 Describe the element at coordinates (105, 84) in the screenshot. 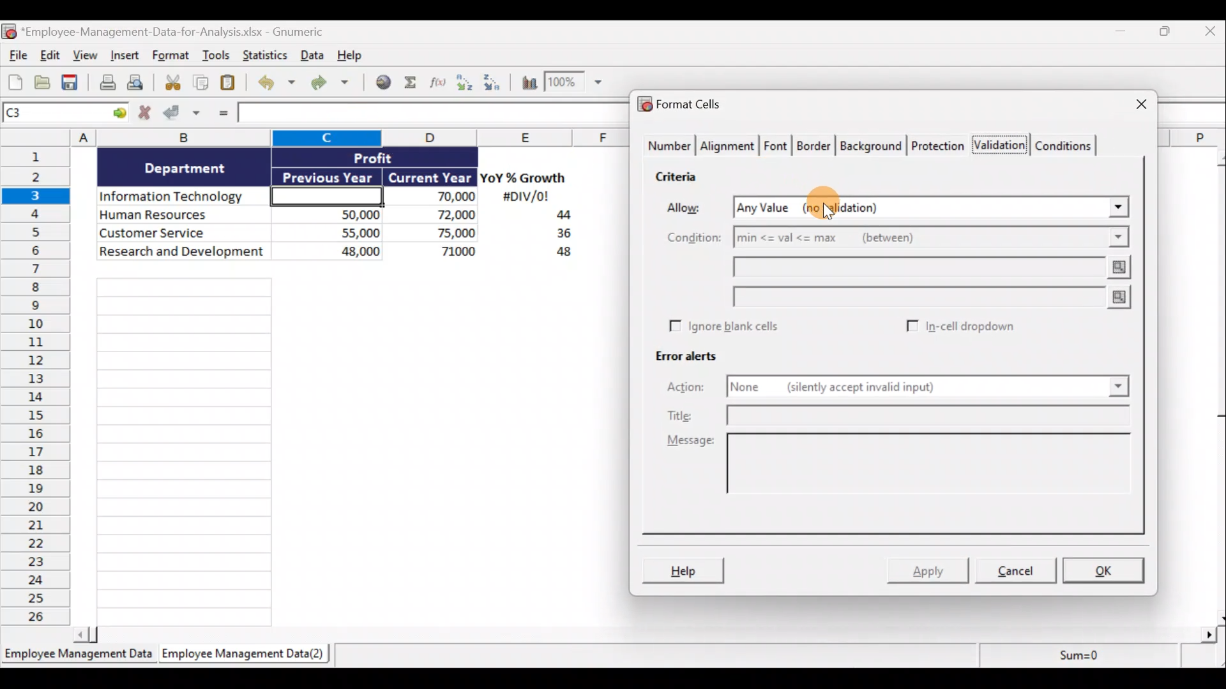

I see `Print current file` at that location.